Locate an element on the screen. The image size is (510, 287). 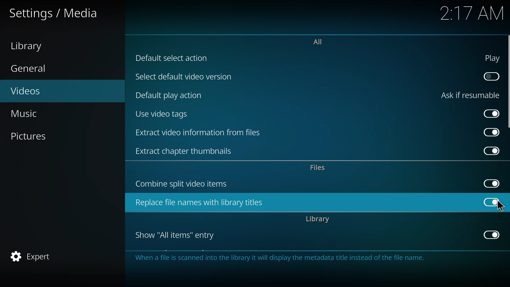
show all items entry is located at coordinates (176, 235).